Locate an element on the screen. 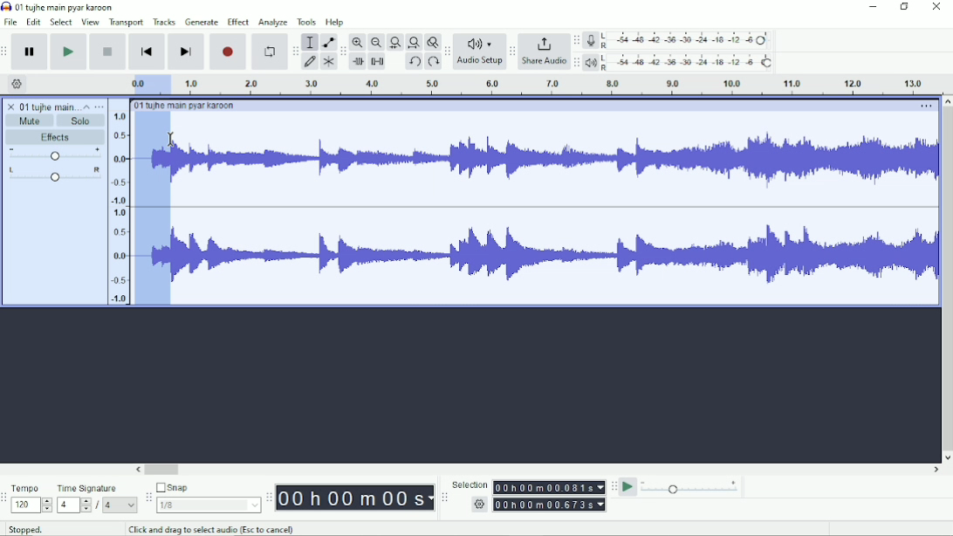  Setting logo is located at coordinates (17, 83).